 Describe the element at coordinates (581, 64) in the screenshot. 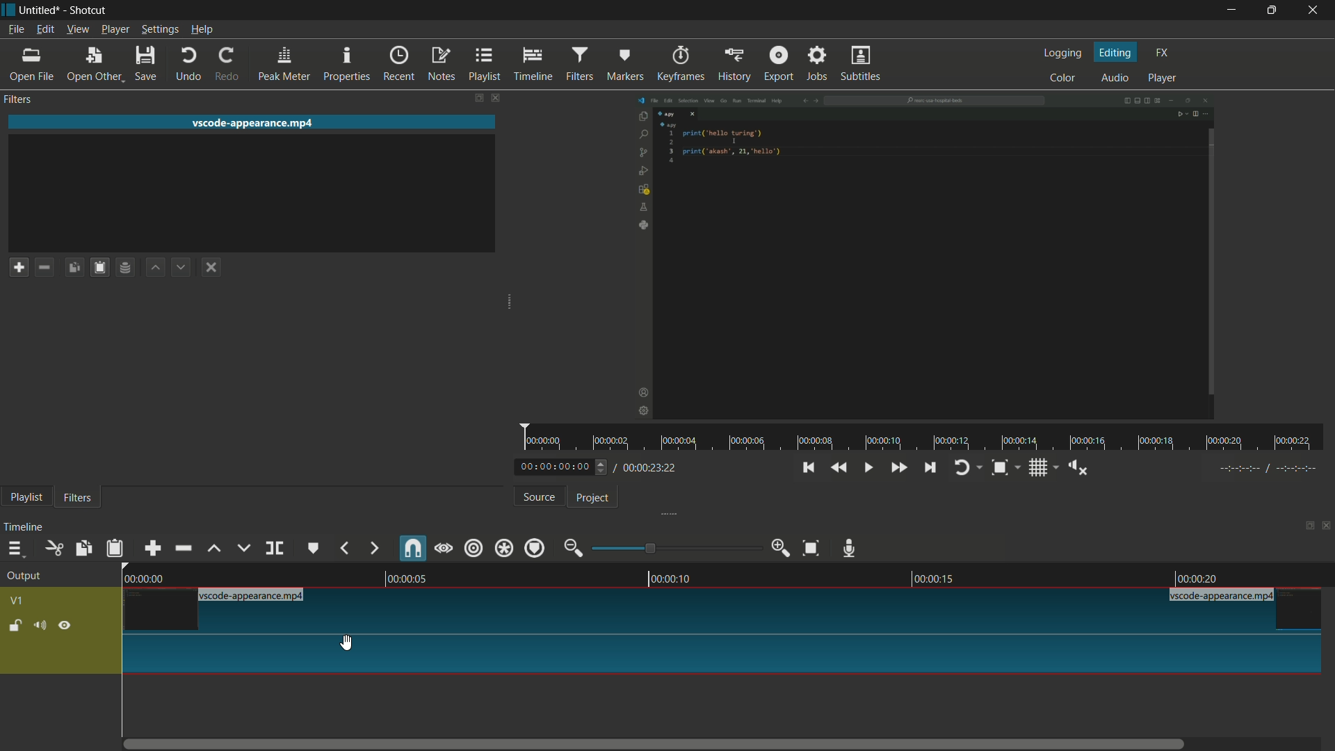

I see `filters` at that location.